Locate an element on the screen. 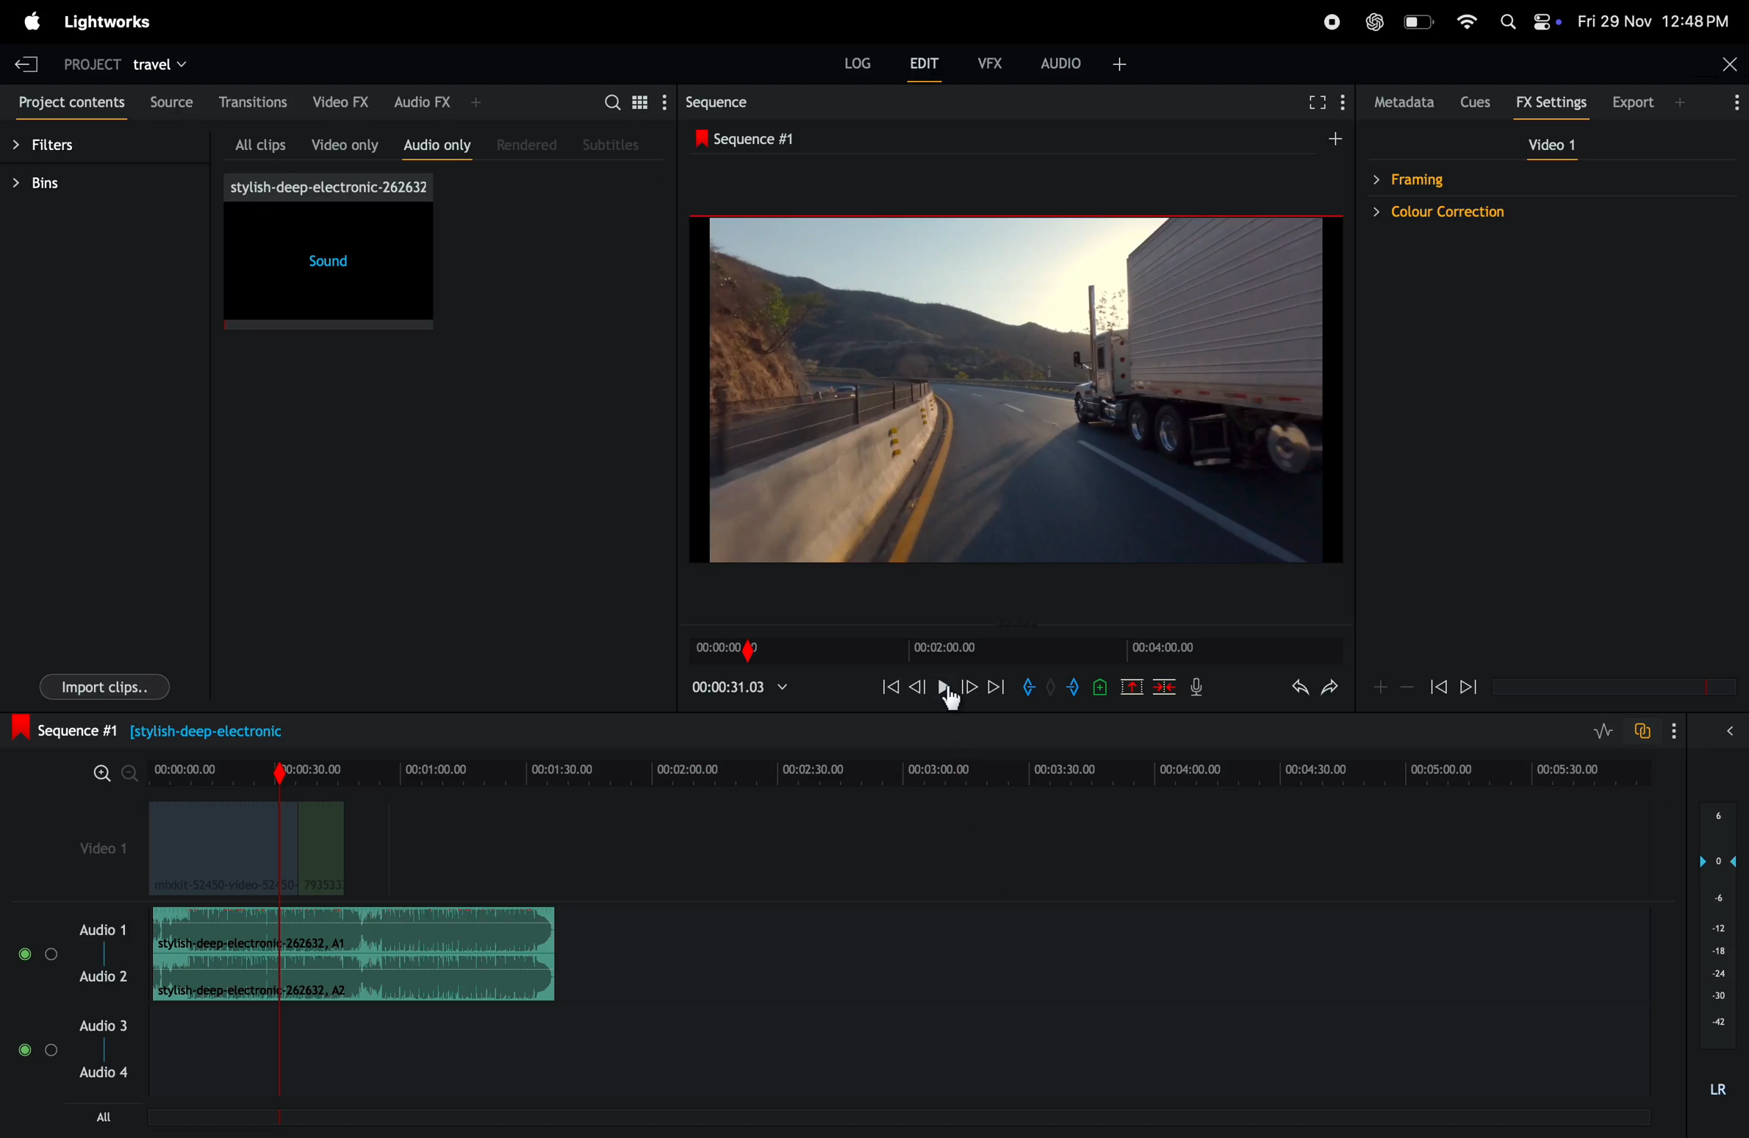 Image resolution: width=1749 pixels, height=1138 pixels. vfx is located at coordinates (988, 61).